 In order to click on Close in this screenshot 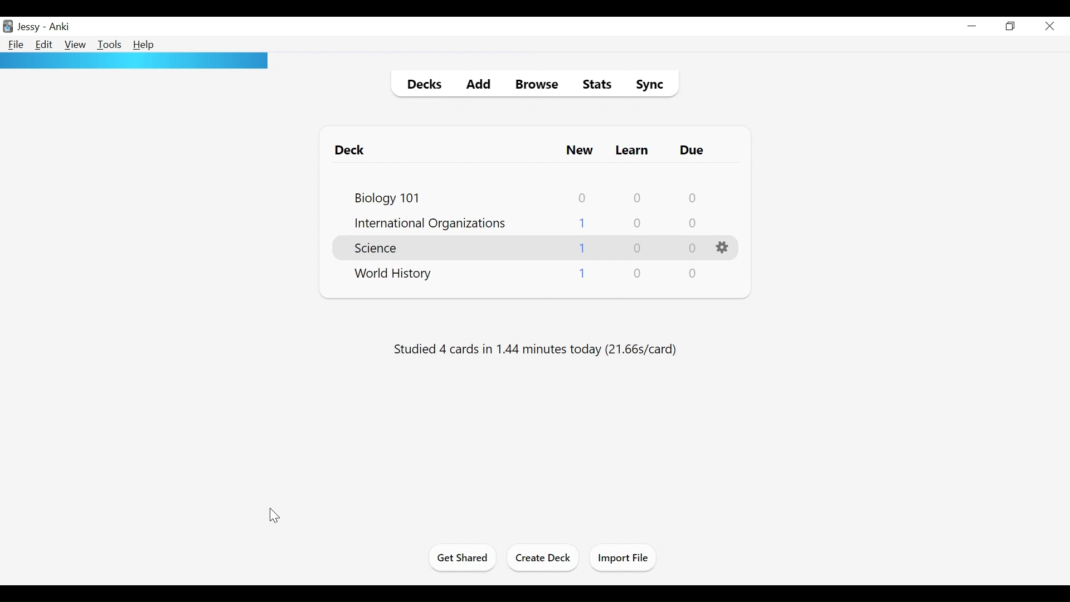, I will do `click(1049, 27)`.